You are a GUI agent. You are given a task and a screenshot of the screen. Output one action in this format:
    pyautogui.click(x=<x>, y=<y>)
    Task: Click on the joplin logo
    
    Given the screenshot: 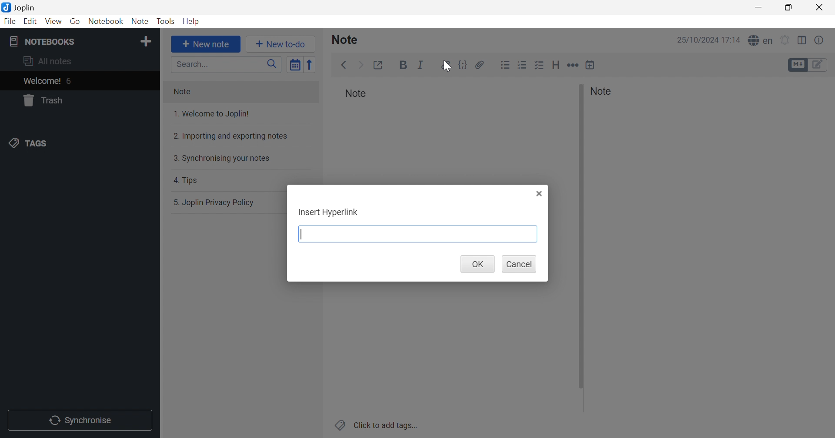 What is the action you would take?
    pyautogui.click(x=6, y=7)
    